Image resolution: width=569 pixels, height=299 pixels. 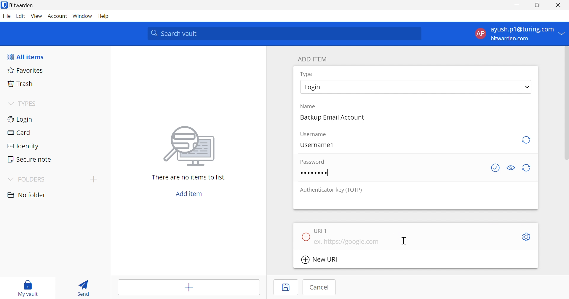 What do you see at coordinates (189, 147) in the screenshot?
I see `image` at bounding box center [189, 147].